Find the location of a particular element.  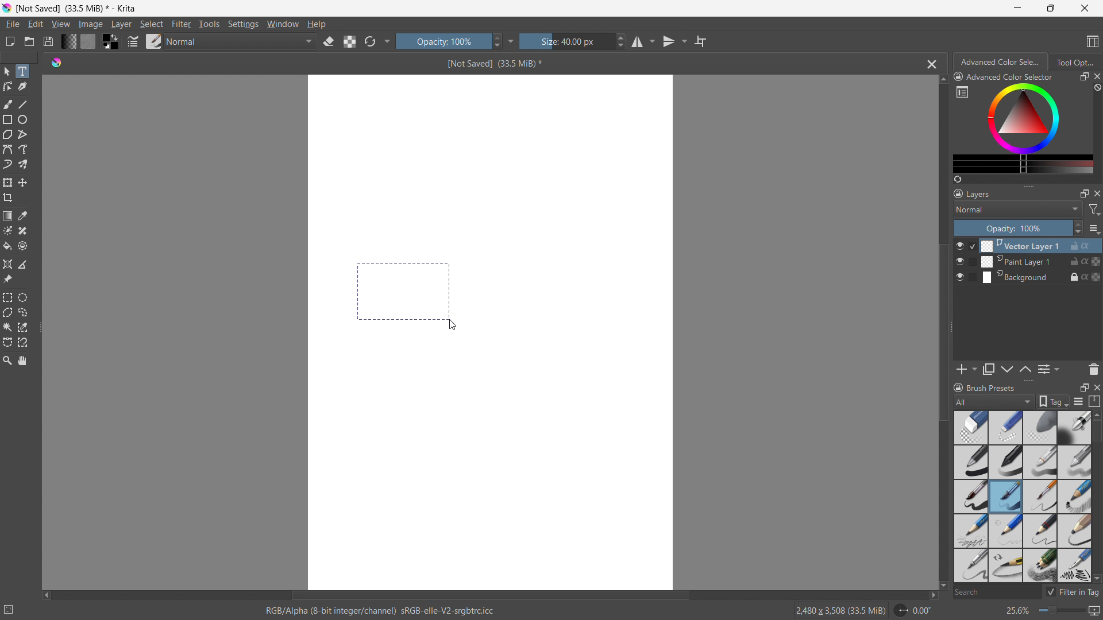

polyline tool is located at coordinates (22, 135).